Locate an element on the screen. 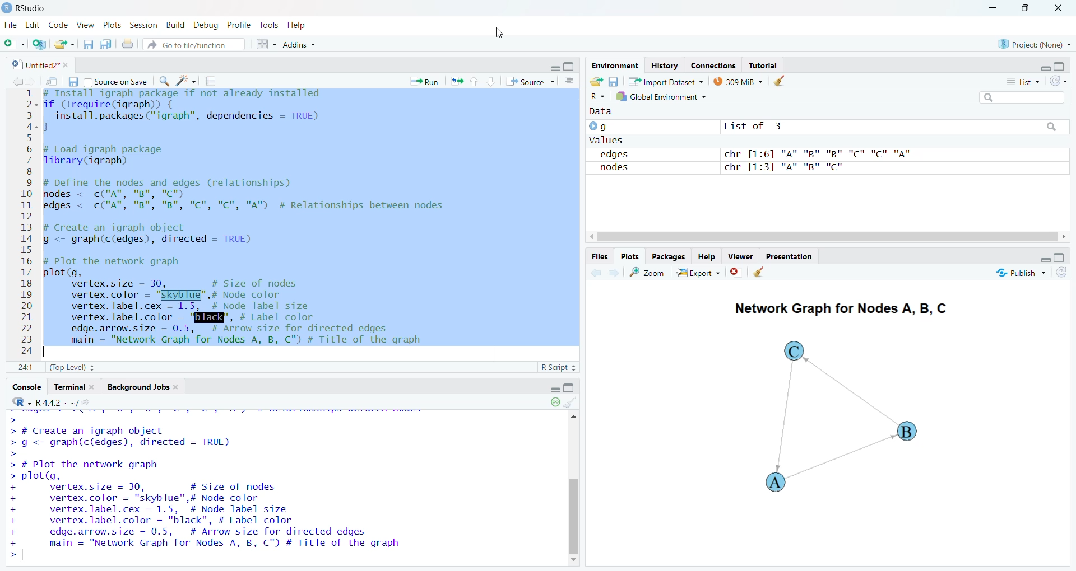 This screenshot has width=1076, height=571. minimise is located at coordinates (554, 67).